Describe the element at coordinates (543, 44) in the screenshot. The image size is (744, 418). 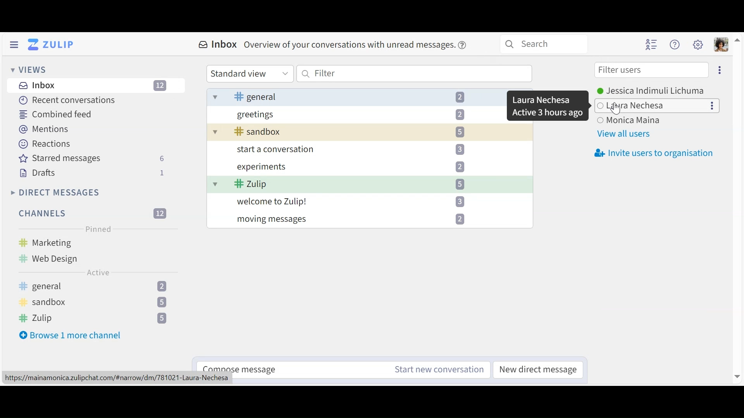
I see `Search` at that location.